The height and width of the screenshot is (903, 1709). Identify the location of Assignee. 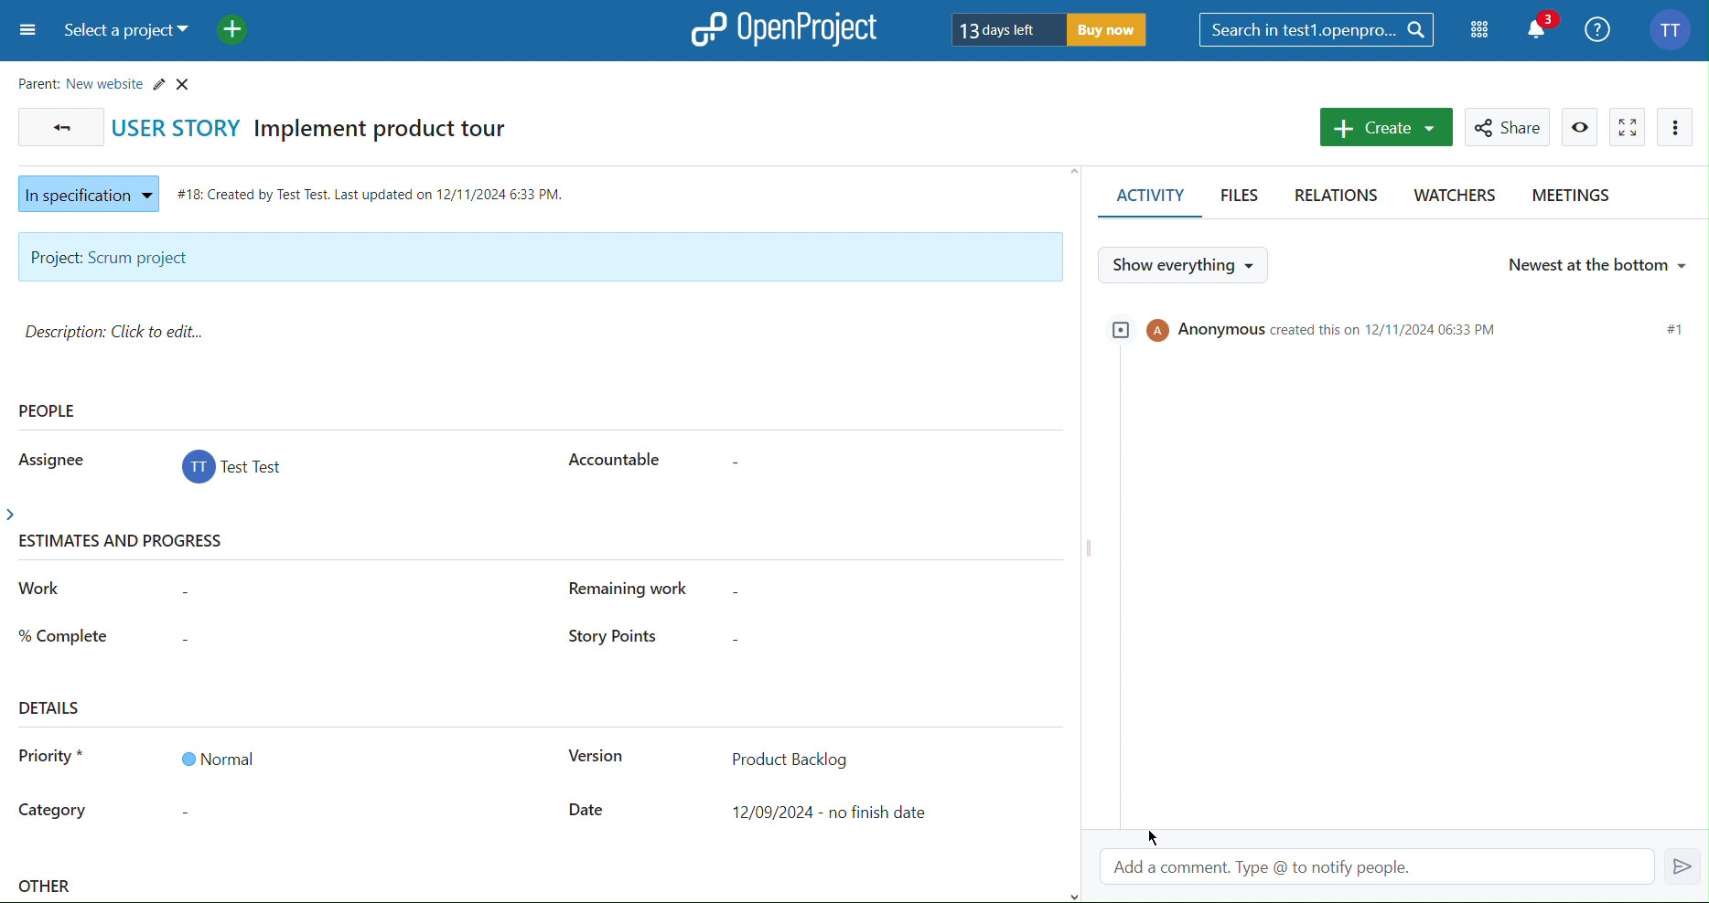
(48, 458).